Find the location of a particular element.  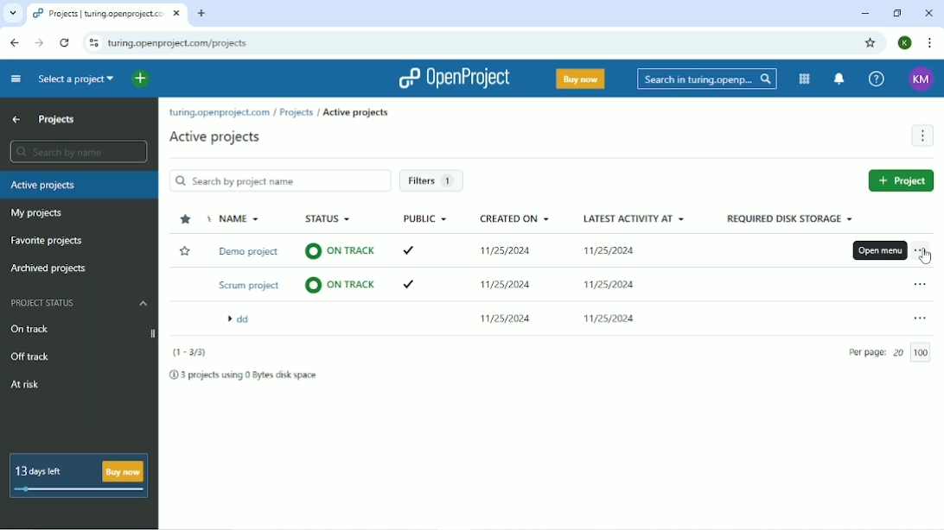

Projects | turing.openproject.com is located at coordinates (105, 15).